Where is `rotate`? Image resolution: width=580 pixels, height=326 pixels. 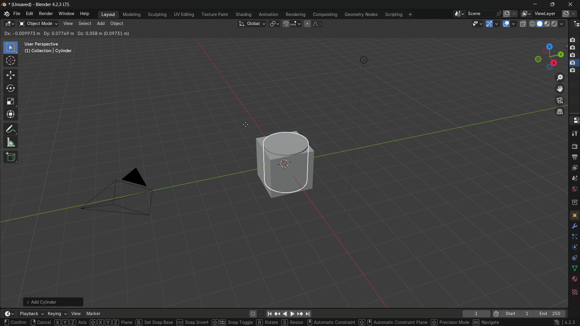
rotate is located at coordinates (10, 89).